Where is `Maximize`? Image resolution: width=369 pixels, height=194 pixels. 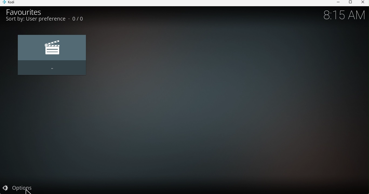 Maximize is located at coordinates (350, 3).